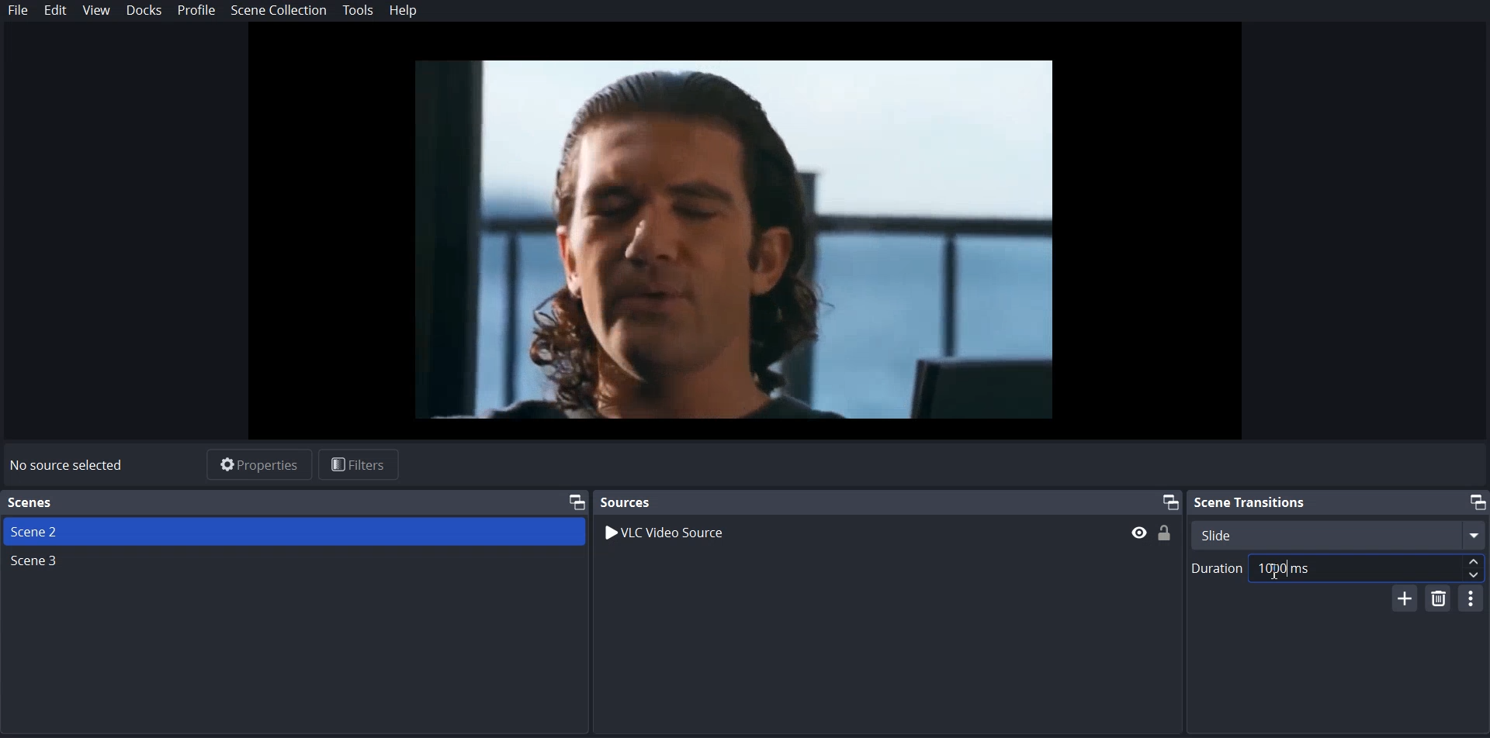 Image resolution: width=1490 pixels, height=738 pixels. Describe the element at coordinates (1340, 534) in the screenshot. I see `Select Scene Transition` at that location.